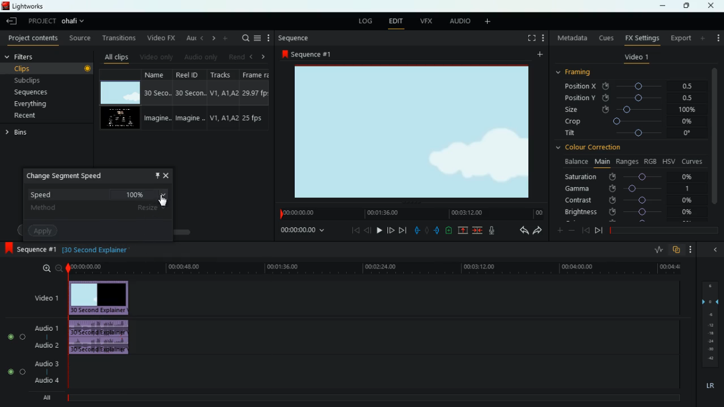 Image resolution: width=724 pixels, height=407 pixels. Describe the element at coordinates (538, 231) in the screenshot. I see `forward` at that location.